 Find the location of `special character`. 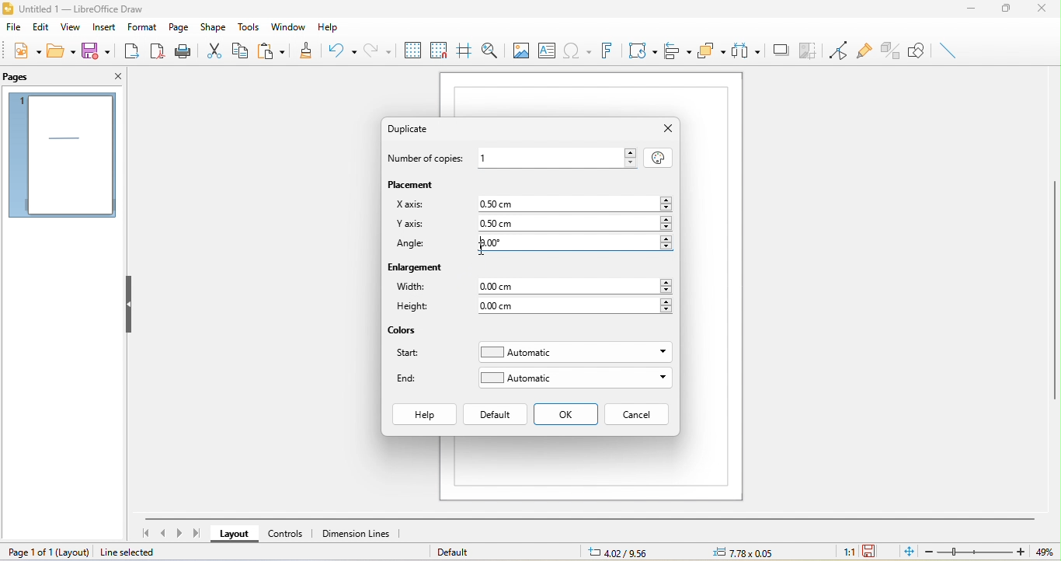

special character is located at coordinates (576, 50).